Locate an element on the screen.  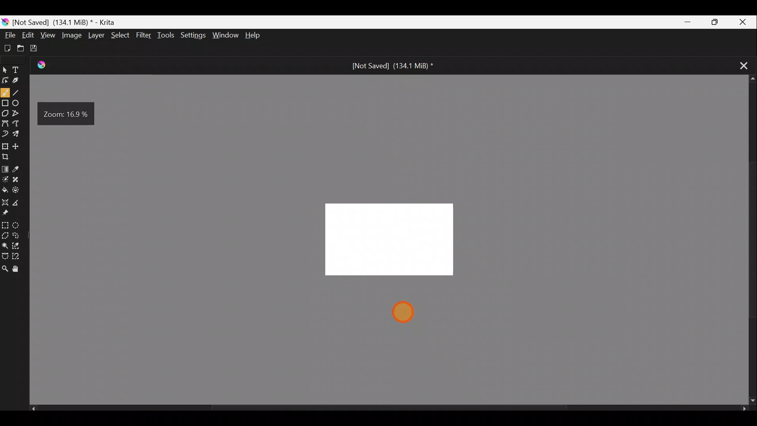
Draw a gradient is located at coordinates (6, 167).